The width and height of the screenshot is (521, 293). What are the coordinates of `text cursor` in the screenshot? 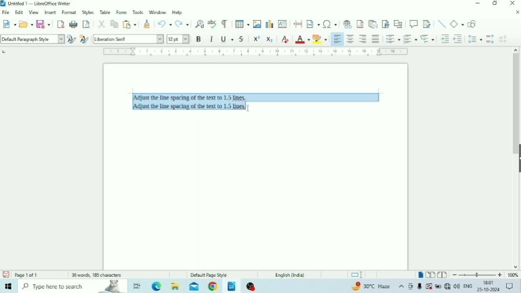 It's located at (250, 109).